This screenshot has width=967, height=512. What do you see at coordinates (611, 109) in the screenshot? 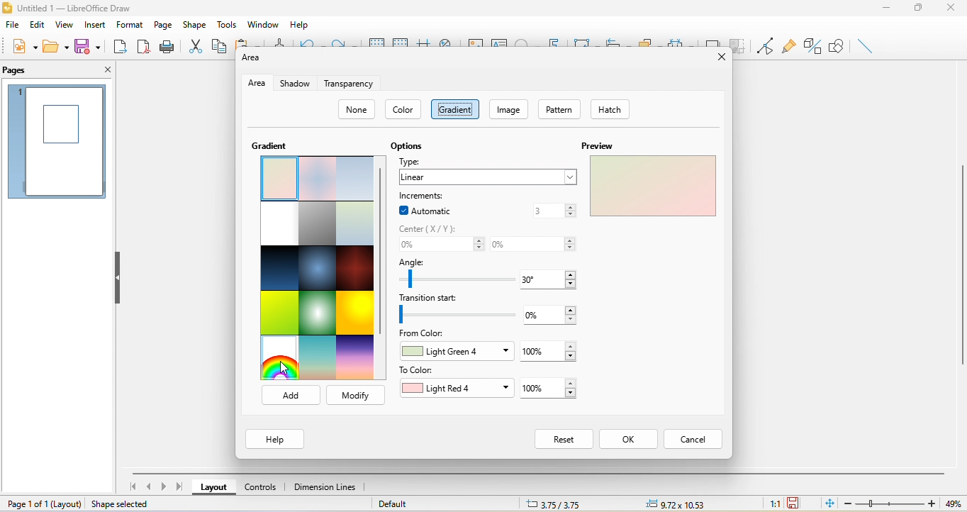
I see `hatch` at bounding box center [611, 109].